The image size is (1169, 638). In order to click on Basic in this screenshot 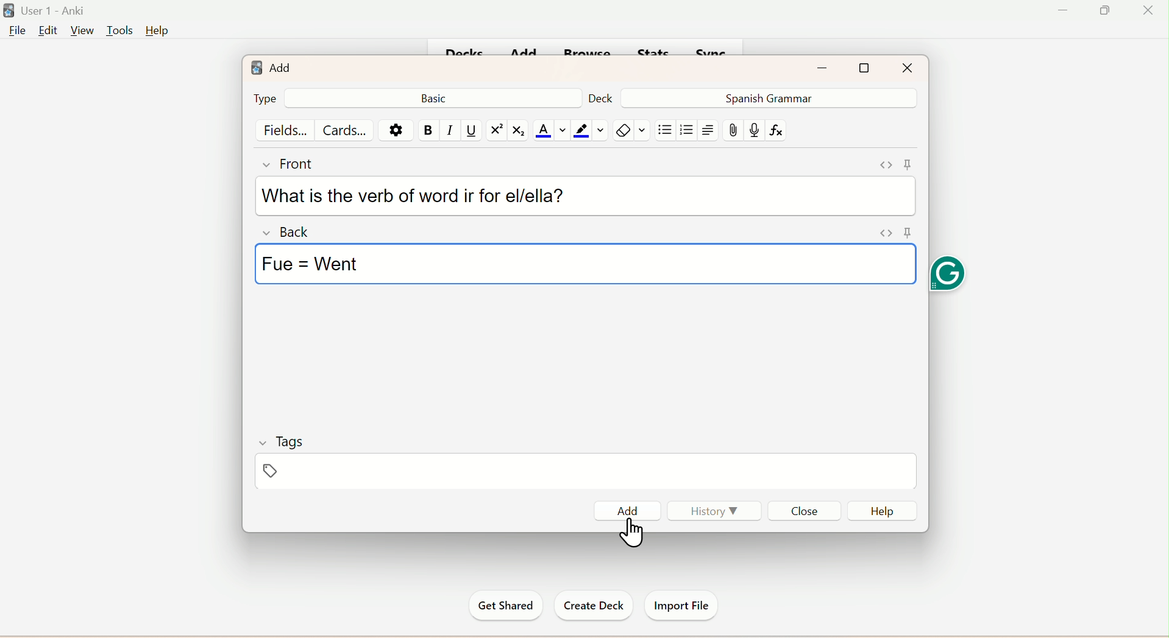, I will do `click(436, 97)`.